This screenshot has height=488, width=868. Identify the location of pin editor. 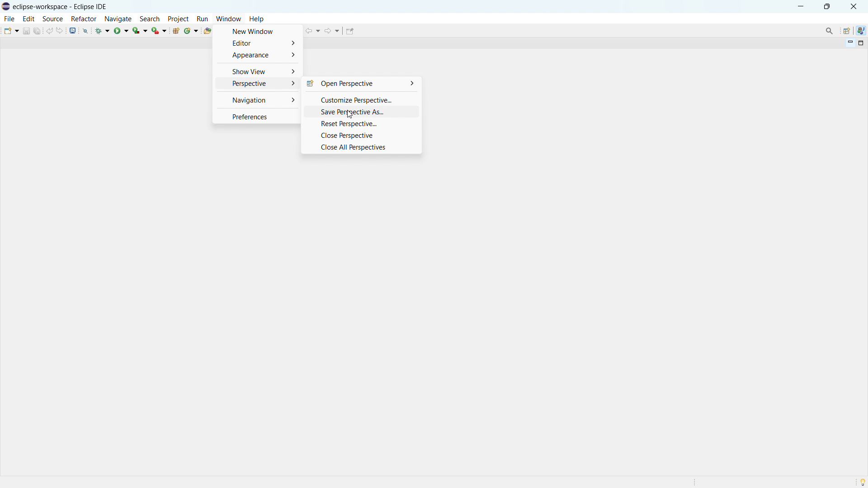
(350, 31).